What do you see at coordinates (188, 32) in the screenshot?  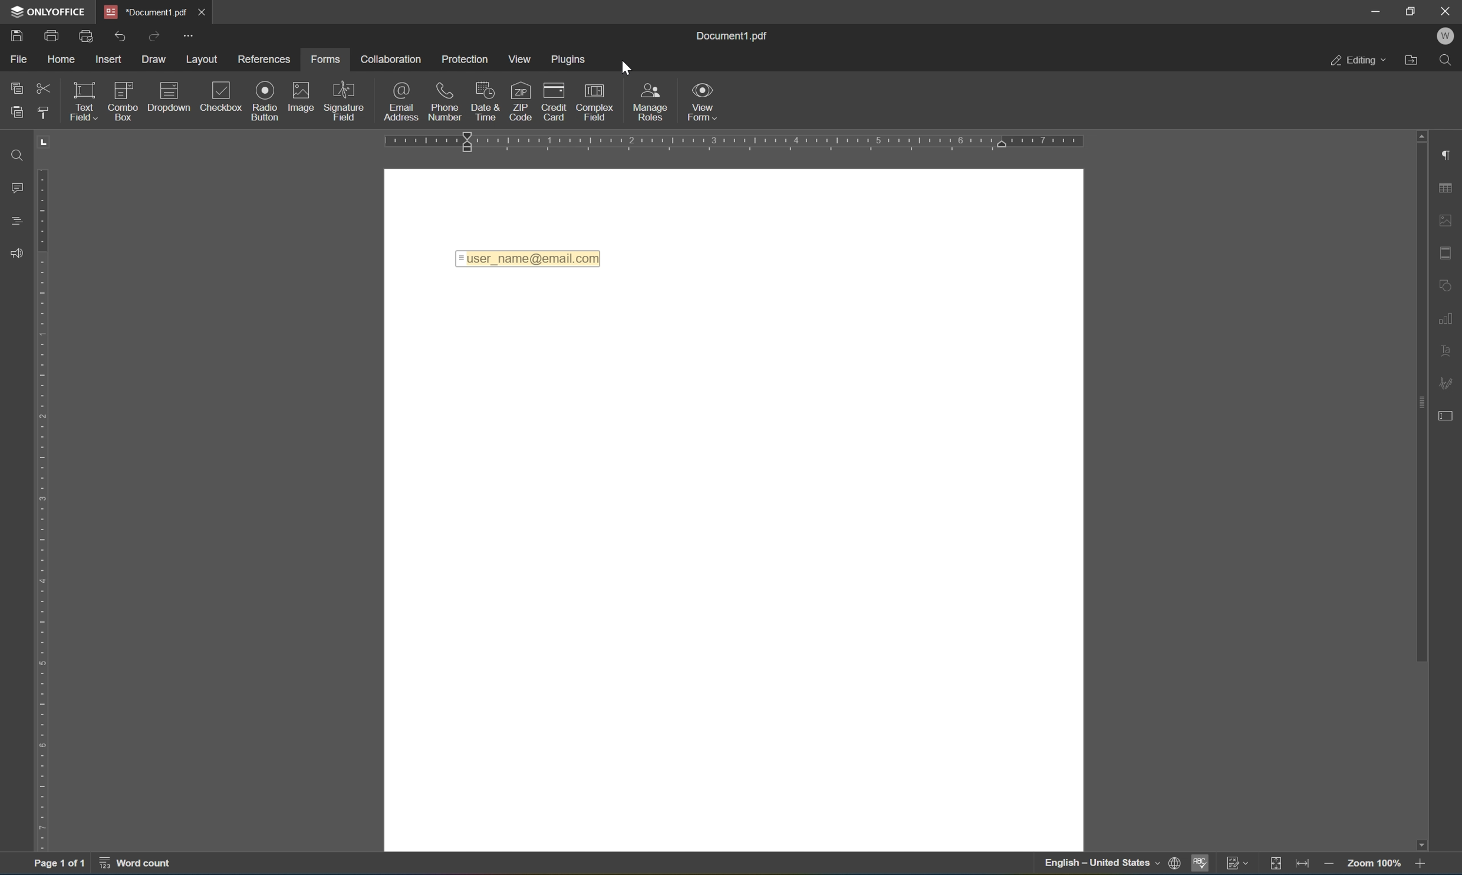 I see `customize quick access toolbar` at bounding box center [188, 32].